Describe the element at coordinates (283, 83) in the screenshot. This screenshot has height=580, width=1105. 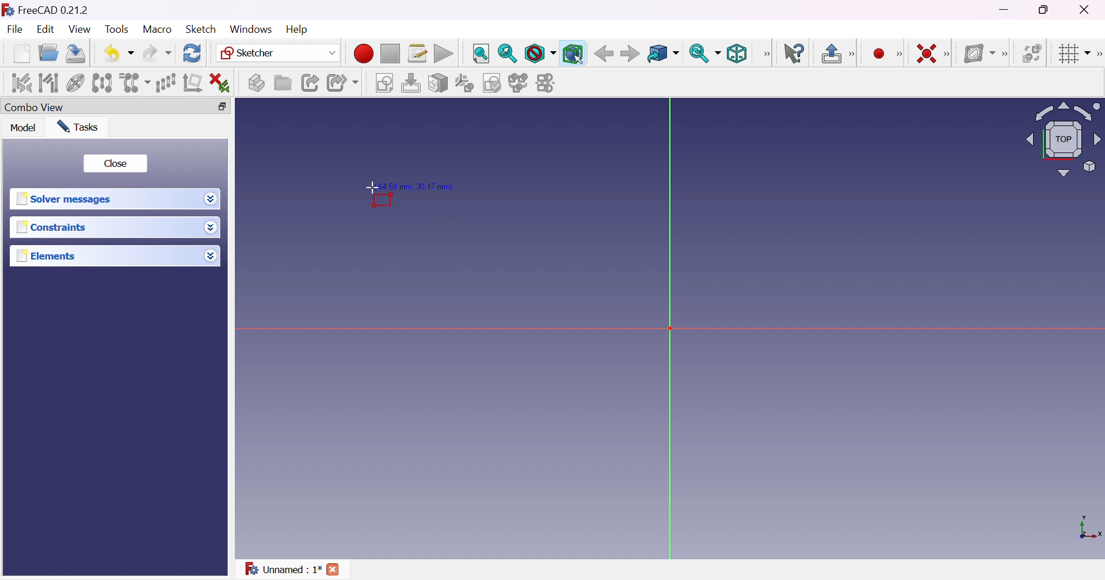
I see `Create group` at that location.